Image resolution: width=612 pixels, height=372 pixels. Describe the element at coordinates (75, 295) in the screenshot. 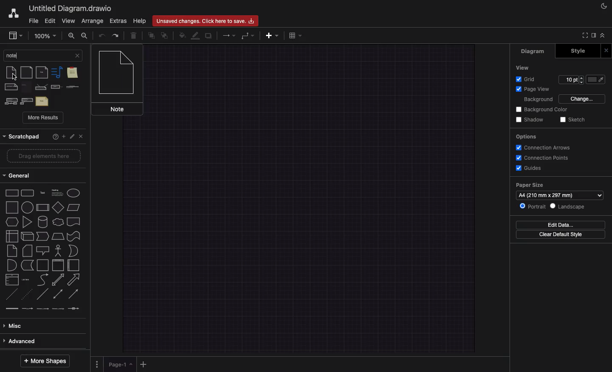

I see `directional connector` at that location.